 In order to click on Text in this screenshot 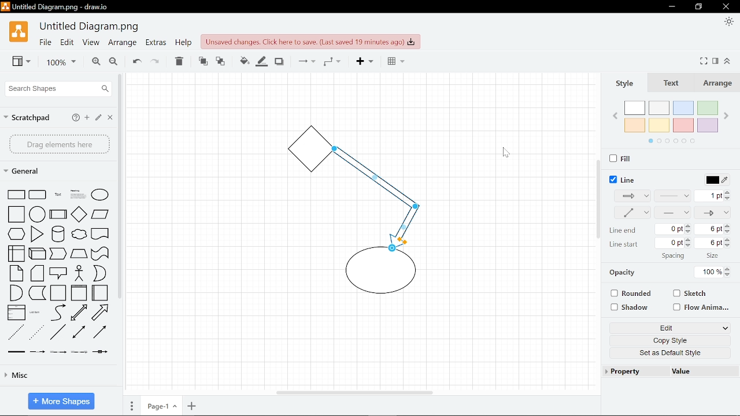, I will do `click(674, 84)`.